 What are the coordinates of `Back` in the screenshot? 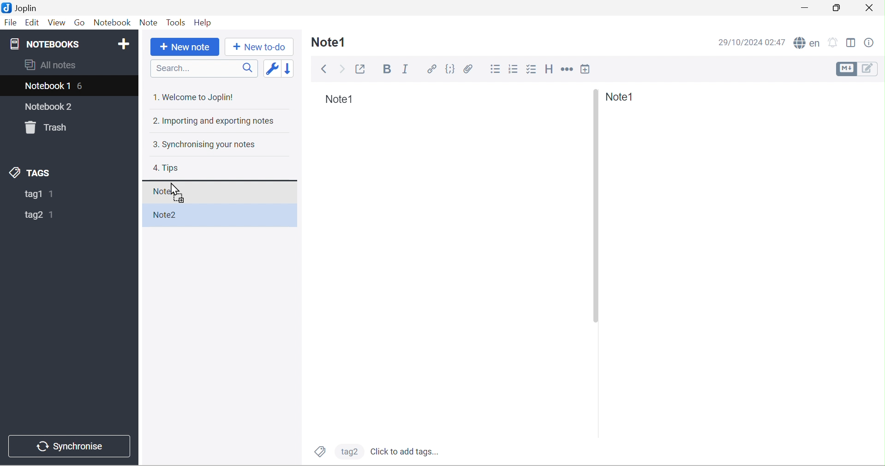 It's located at (324, 69).